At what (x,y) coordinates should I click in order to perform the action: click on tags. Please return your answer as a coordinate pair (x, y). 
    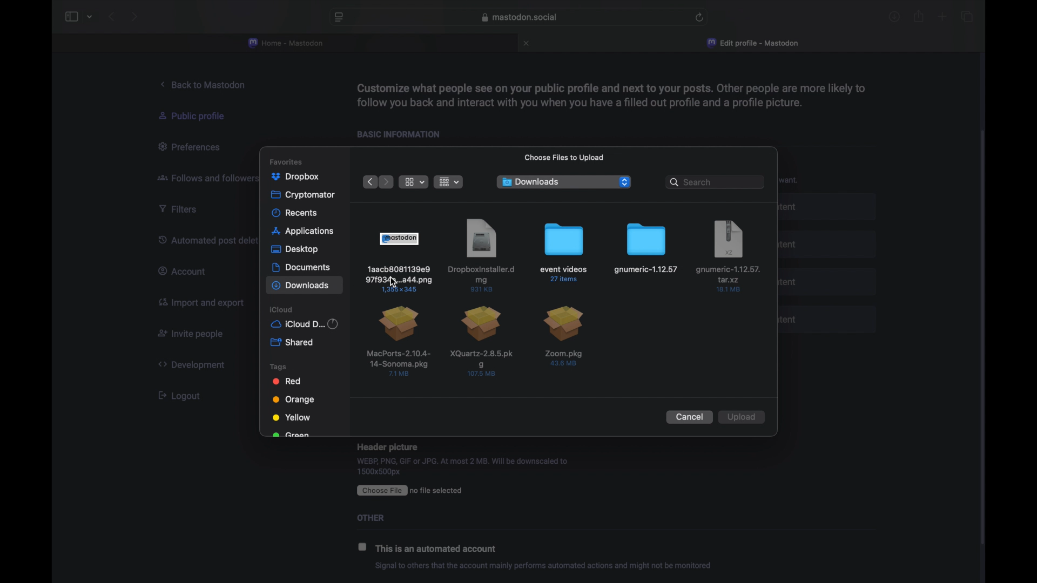
    Looking at the image, I should click on (278, 366).